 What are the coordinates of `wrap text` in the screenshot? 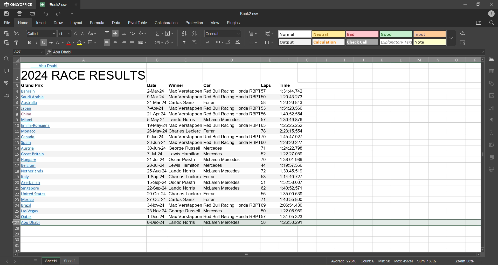 It's located at (132, 33).